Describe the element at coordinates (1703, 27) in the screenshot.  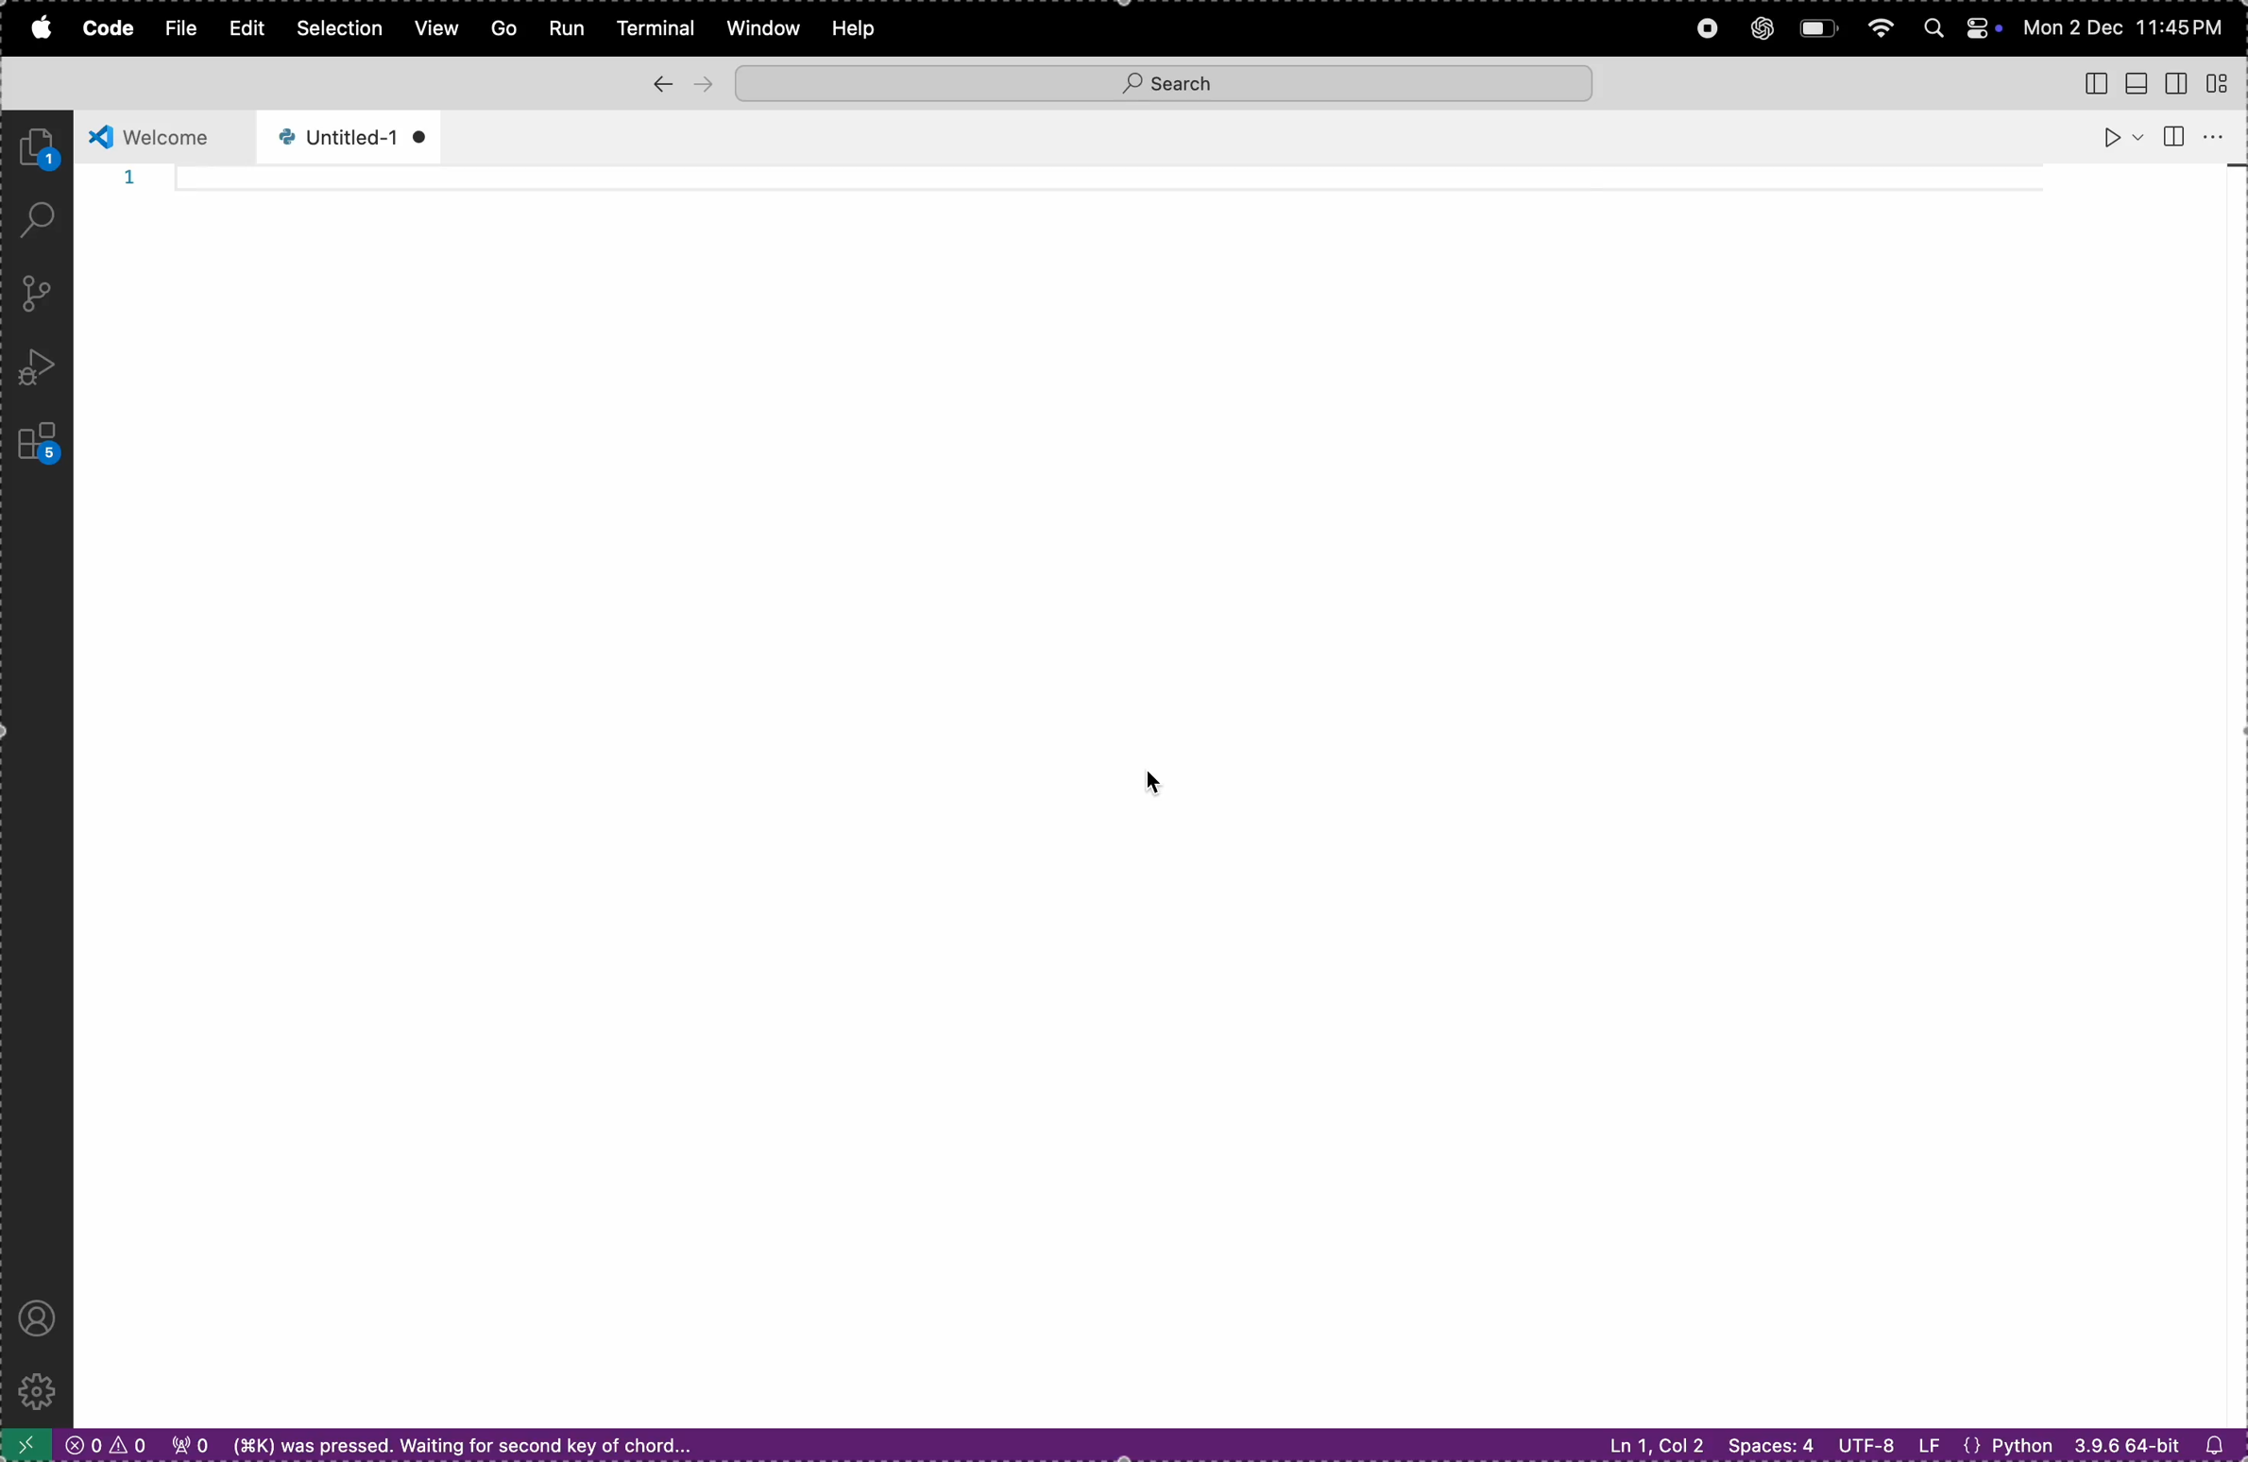
I see `record` at that location.